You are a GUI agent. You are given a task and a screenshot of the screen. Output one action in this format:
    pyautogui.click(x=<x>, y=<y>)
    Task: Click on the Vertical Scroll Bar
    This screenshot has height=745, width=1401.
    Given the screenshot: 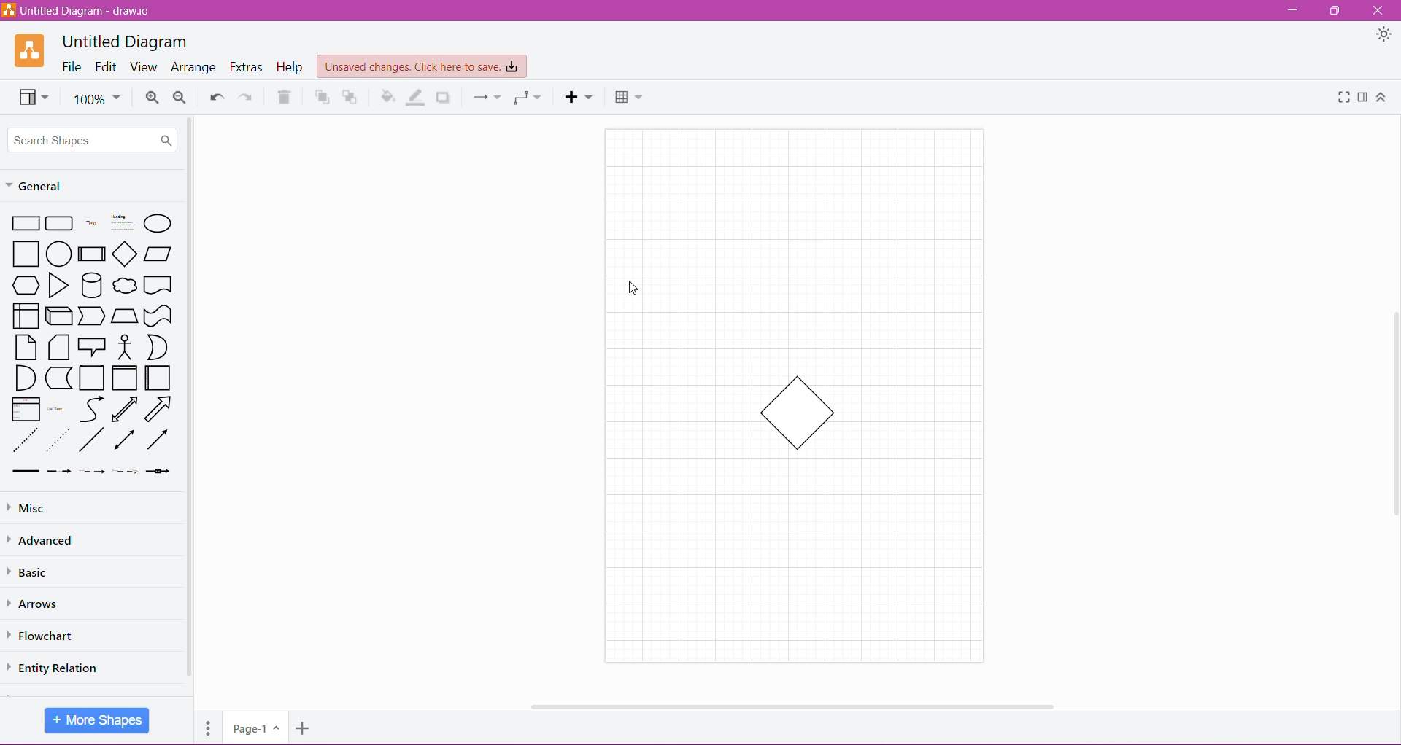 What is the action you would take?
    pyautogui.click(x=1392, y=417)
    